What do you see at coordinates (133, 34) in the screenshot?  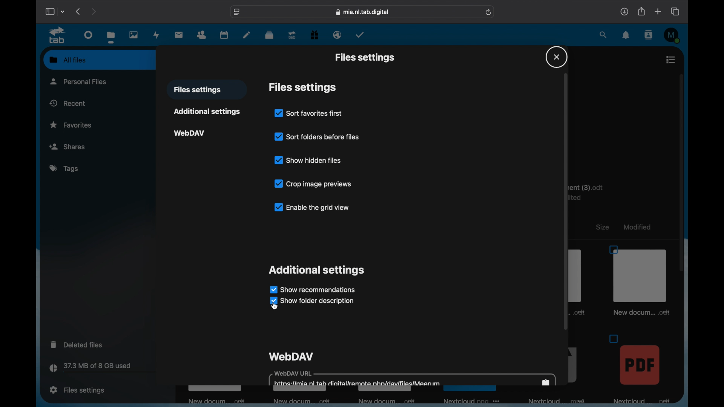 I see `photos` at bounding box center [133, 34].